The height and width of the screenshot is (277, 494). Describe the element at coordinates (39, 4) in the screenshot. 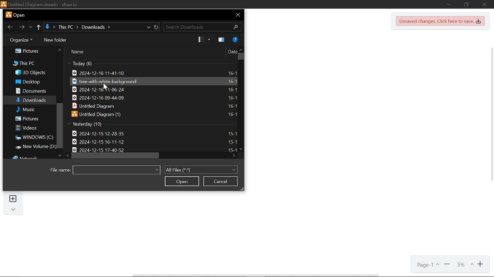

I see `current window "Untitled diagram draw.io"` at that location.